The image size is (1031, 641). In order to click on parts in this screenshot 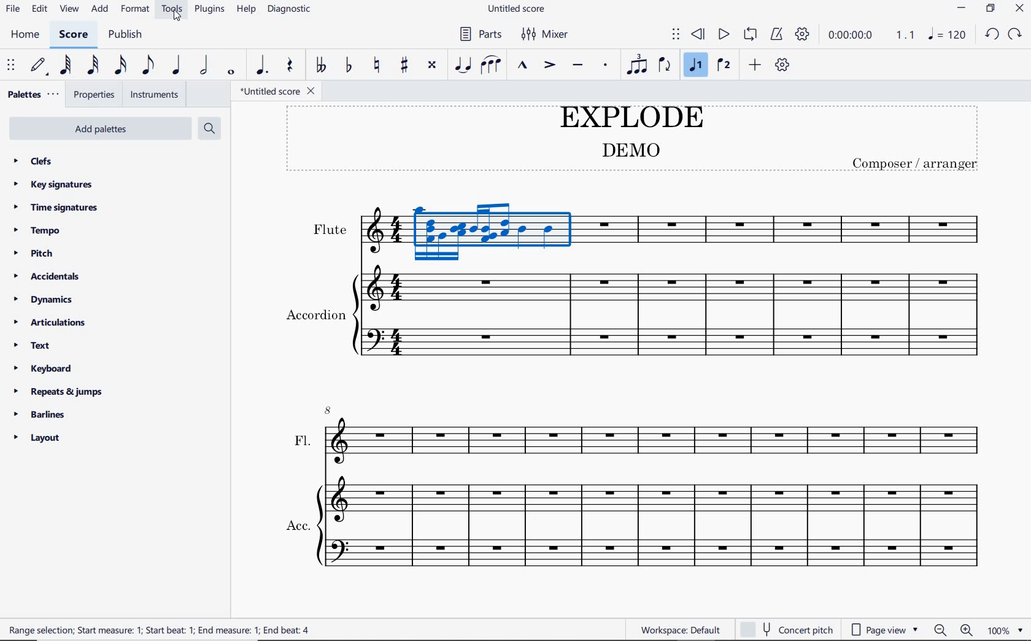, I will do `click(479, 33)`.